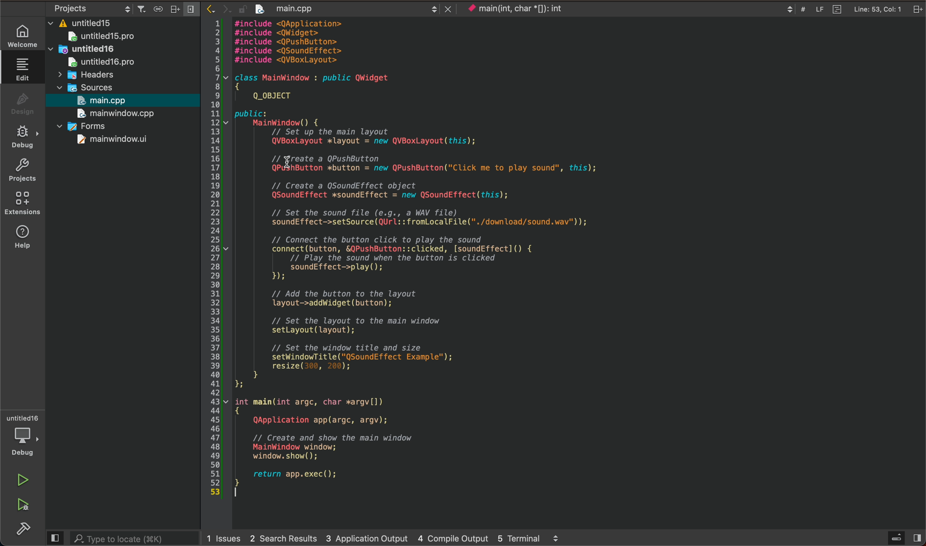 The image size is (926, 546). What do you see at coordinates (444, 259) in the screenshot?
I see `updated text` at bounding box center [444, 259].